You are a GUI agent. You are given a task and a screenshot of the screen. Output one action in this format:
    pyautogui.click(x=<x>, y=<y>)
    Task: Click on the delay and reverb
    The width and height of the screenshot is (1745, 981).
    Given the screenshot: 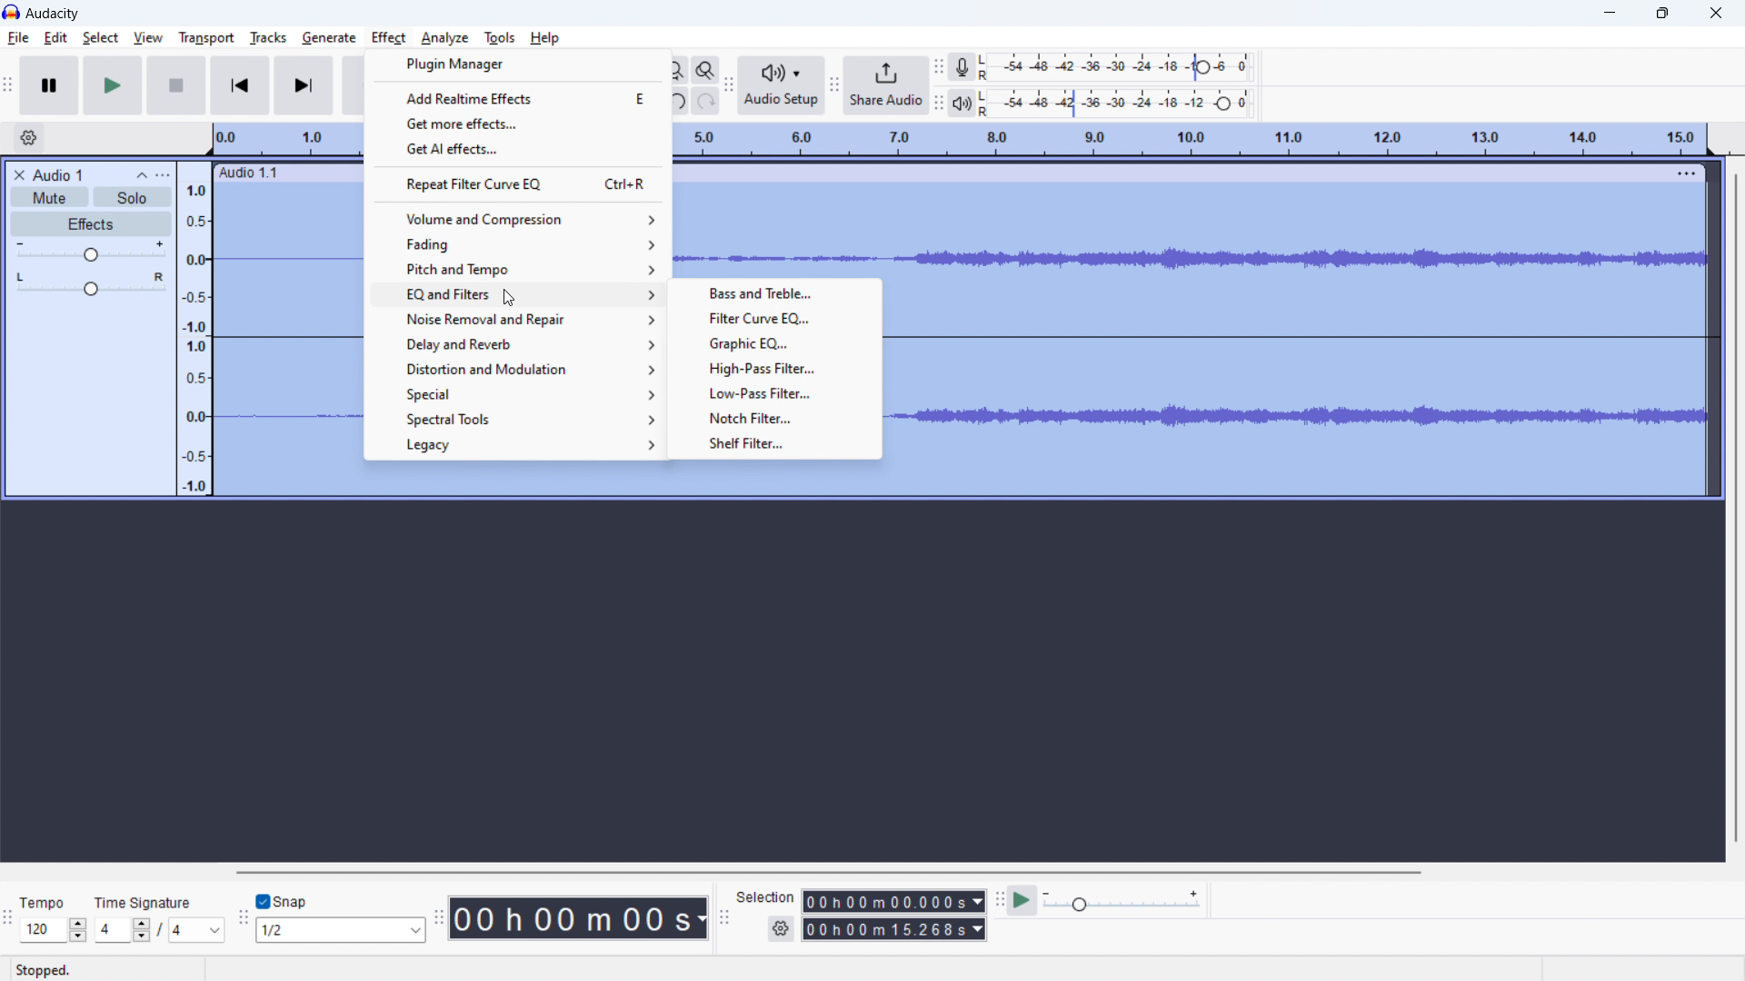 What is the action you would take?
    pyautogui.click(x=515, y=344)
    